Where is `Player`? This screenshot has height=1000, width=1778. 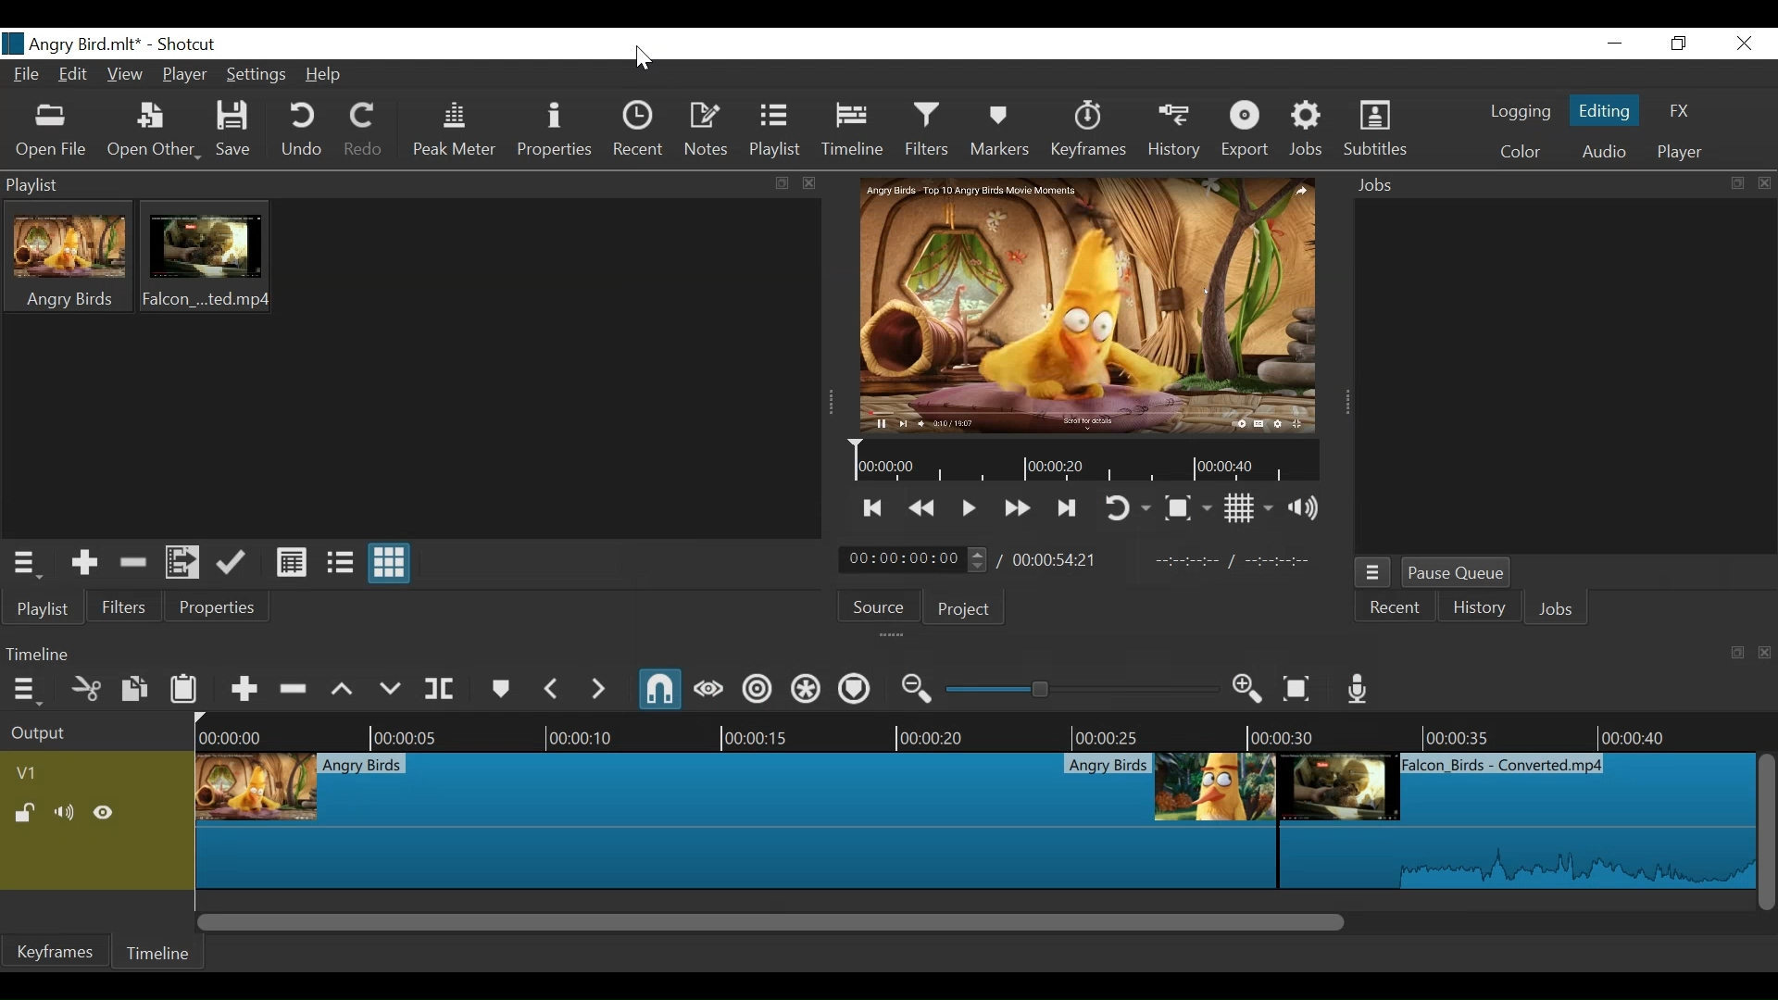
Player is located at coordinates (1683, 151).